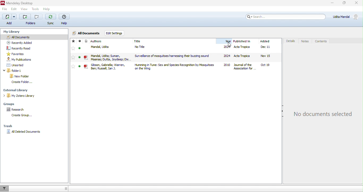 This screenshot has width=363, height=192. Describe the element at coordinates (17, 71) in the screenshot. I see `folder1` at that location.